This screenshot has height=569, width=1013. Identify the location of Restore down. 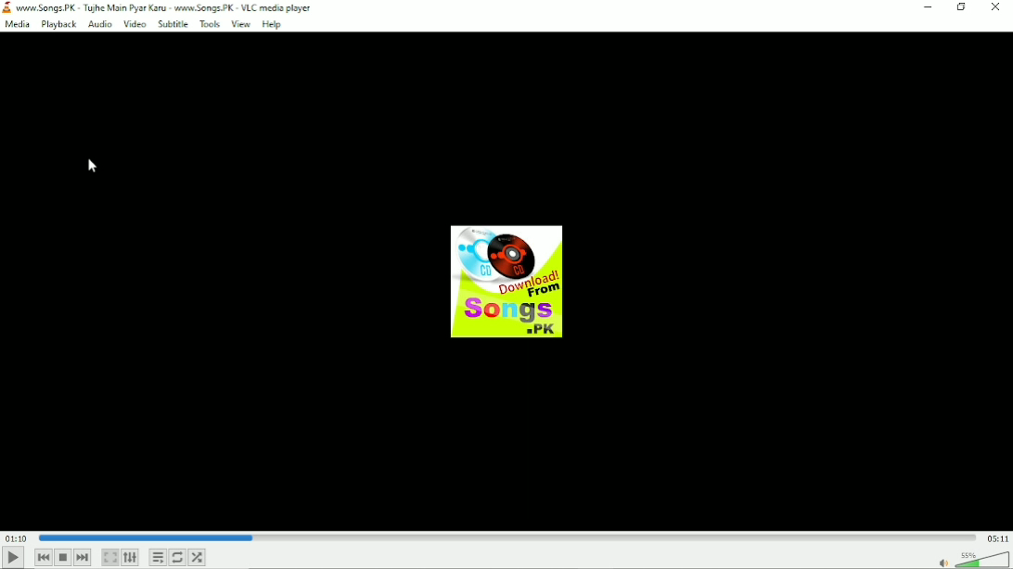
(963, 7).